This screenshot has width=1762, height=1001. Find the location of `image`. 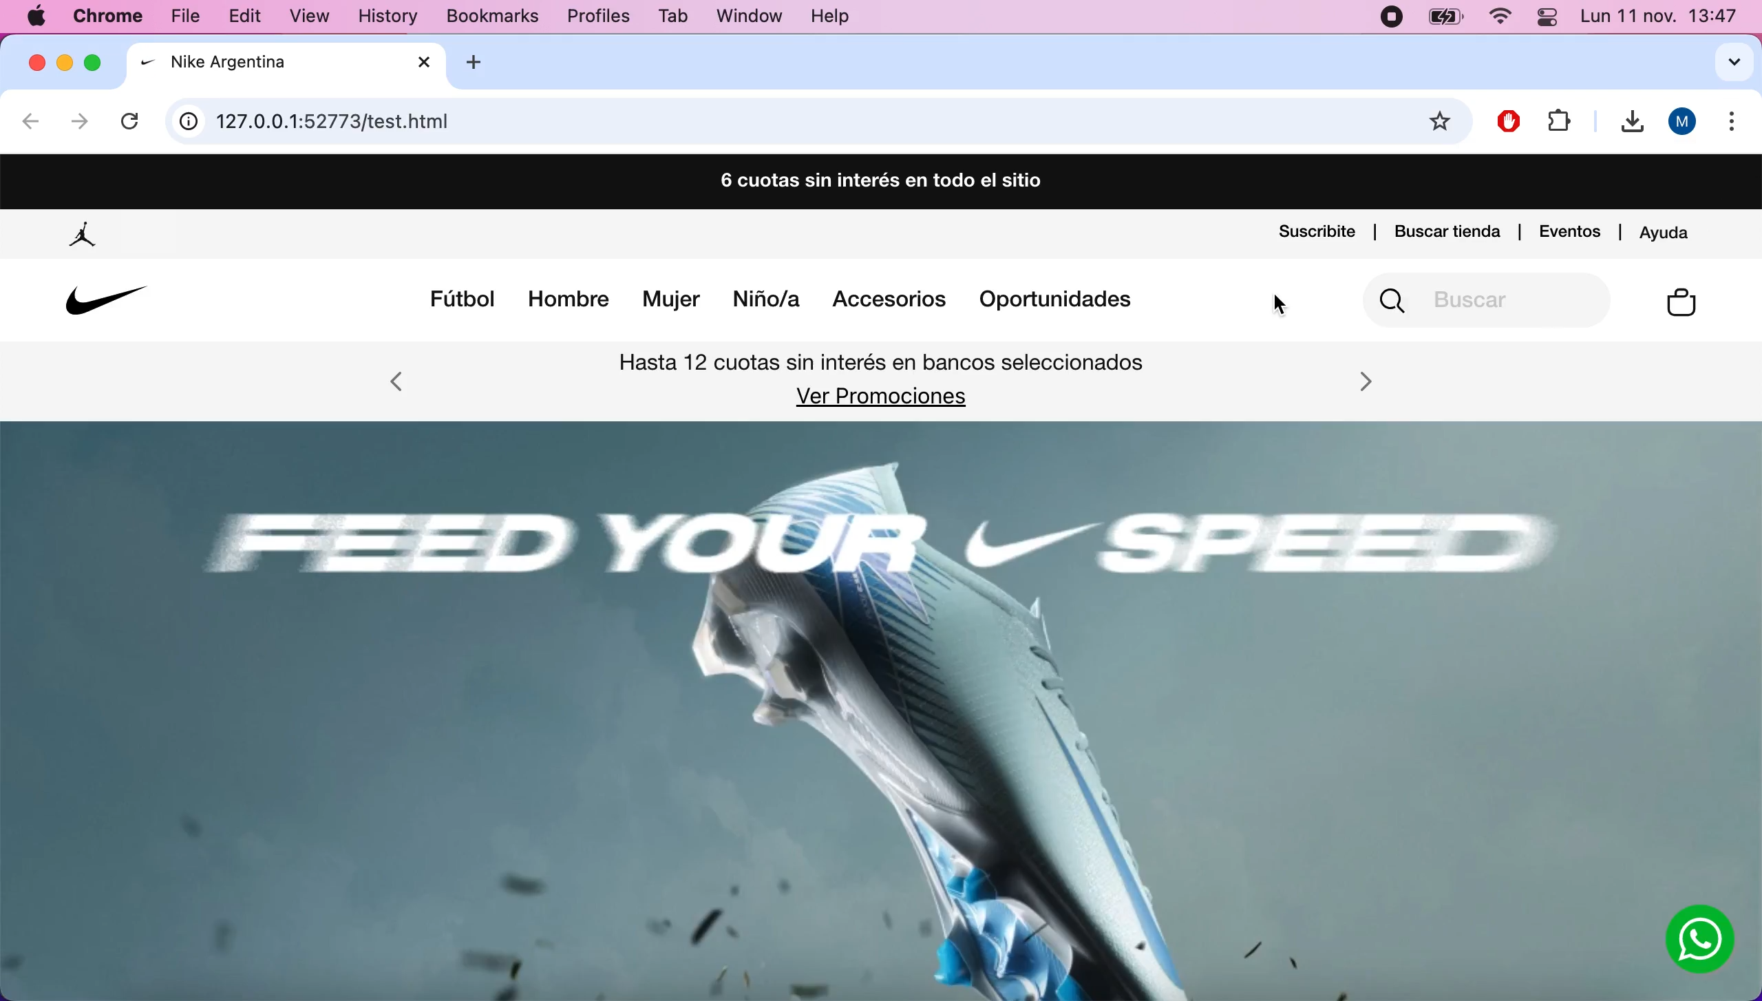

image is located at coordinates (857, 711).